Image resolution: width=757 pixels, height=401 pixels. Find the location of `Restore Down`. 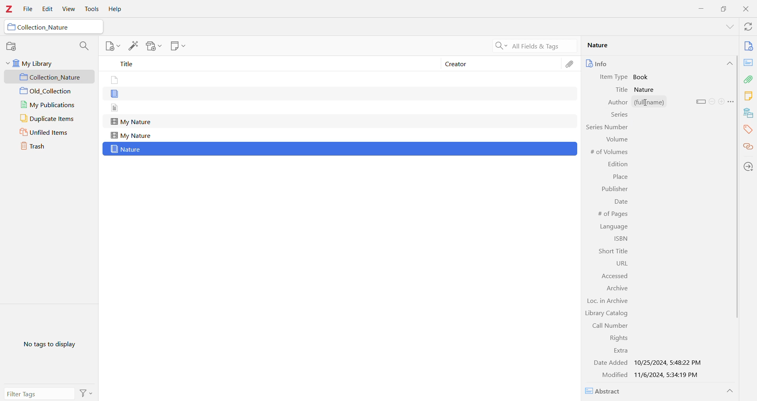

Restore Down is located at coordinates (725, 8).